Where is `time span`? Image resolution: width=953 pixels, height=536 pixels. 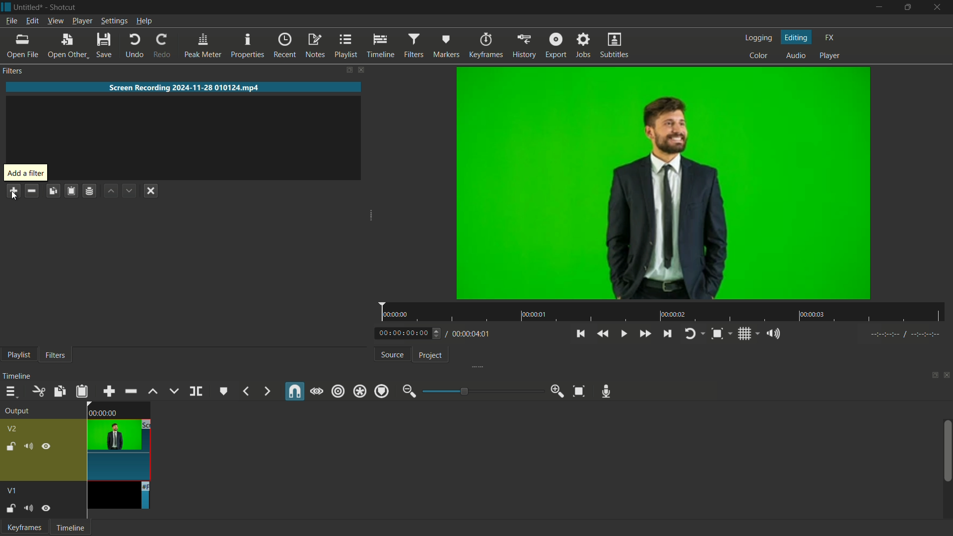
time span is located at coordinates (663, 312).